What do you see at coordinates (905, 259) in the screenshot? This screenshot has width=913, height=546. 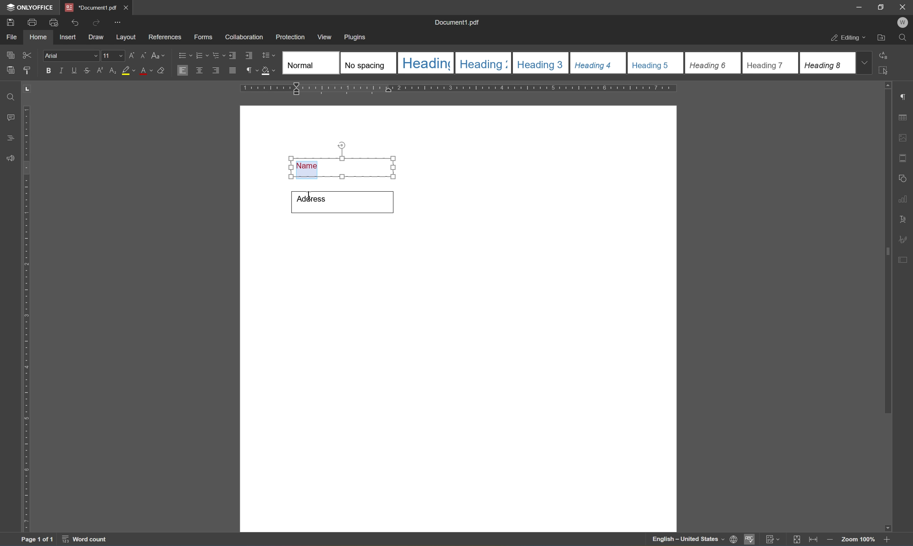 I see `form settings` at bounding box center [905, 259].